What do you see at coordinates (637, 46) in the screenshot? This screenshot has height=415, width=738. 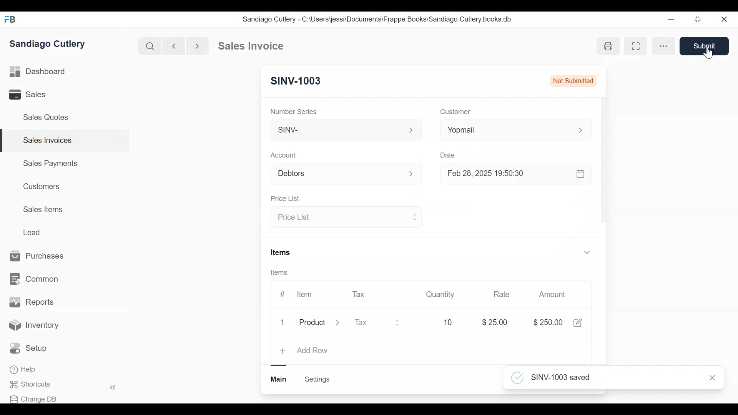 I see `fullscreen` at bounding box center [637, 46].